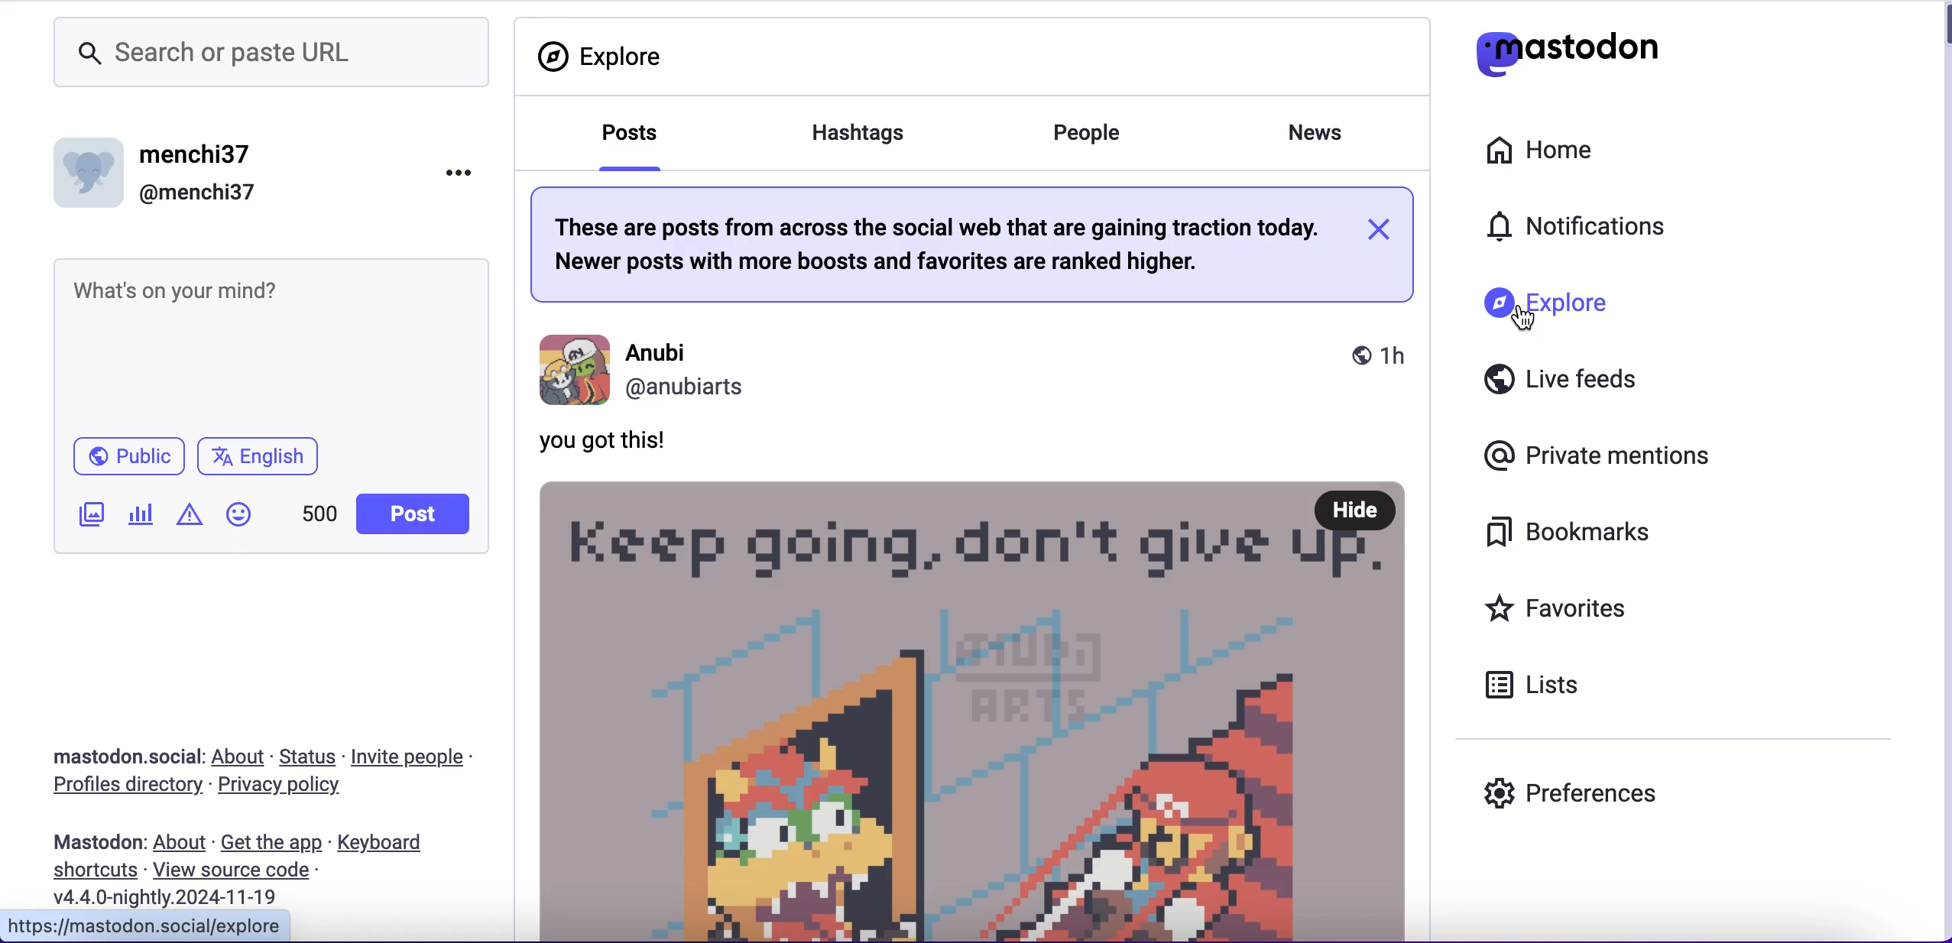 This screenshot has width=1952, height=943. Describe the element at coordinates (465, 178) in the screenshot. I see `options` at that location.